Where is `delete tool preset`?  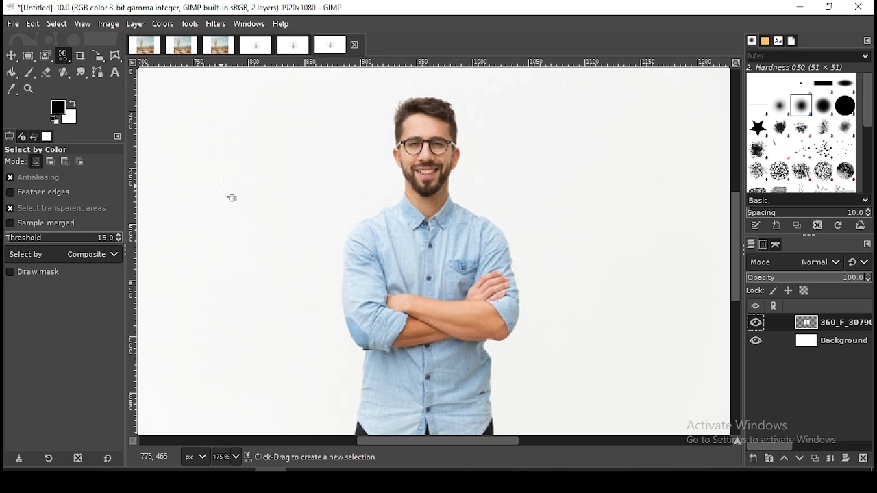
delete tool preset is located at coordinates (79, 457).